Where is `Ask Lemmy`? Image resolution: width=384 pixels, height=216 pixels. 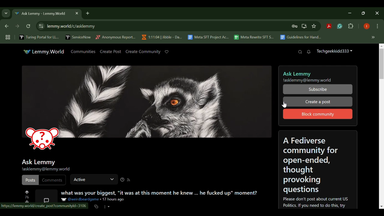 Ask Lemmy is located at coordinates (38, 161).